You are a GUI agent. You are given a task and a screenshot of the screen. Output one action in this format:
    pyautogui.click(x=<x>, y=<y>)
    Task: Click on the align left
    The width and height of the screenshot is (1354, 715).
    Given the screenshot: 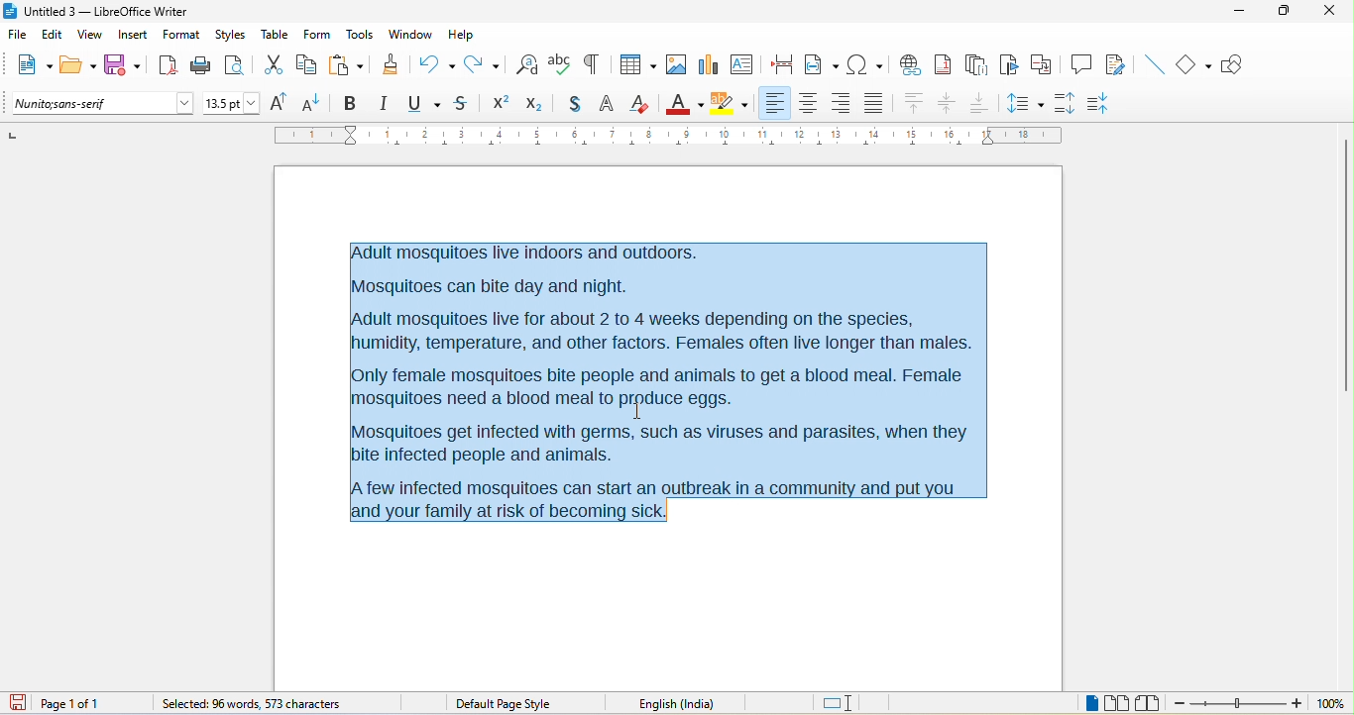 What is the action you would take?
    pyautogui.click(x=776, y=103)
    